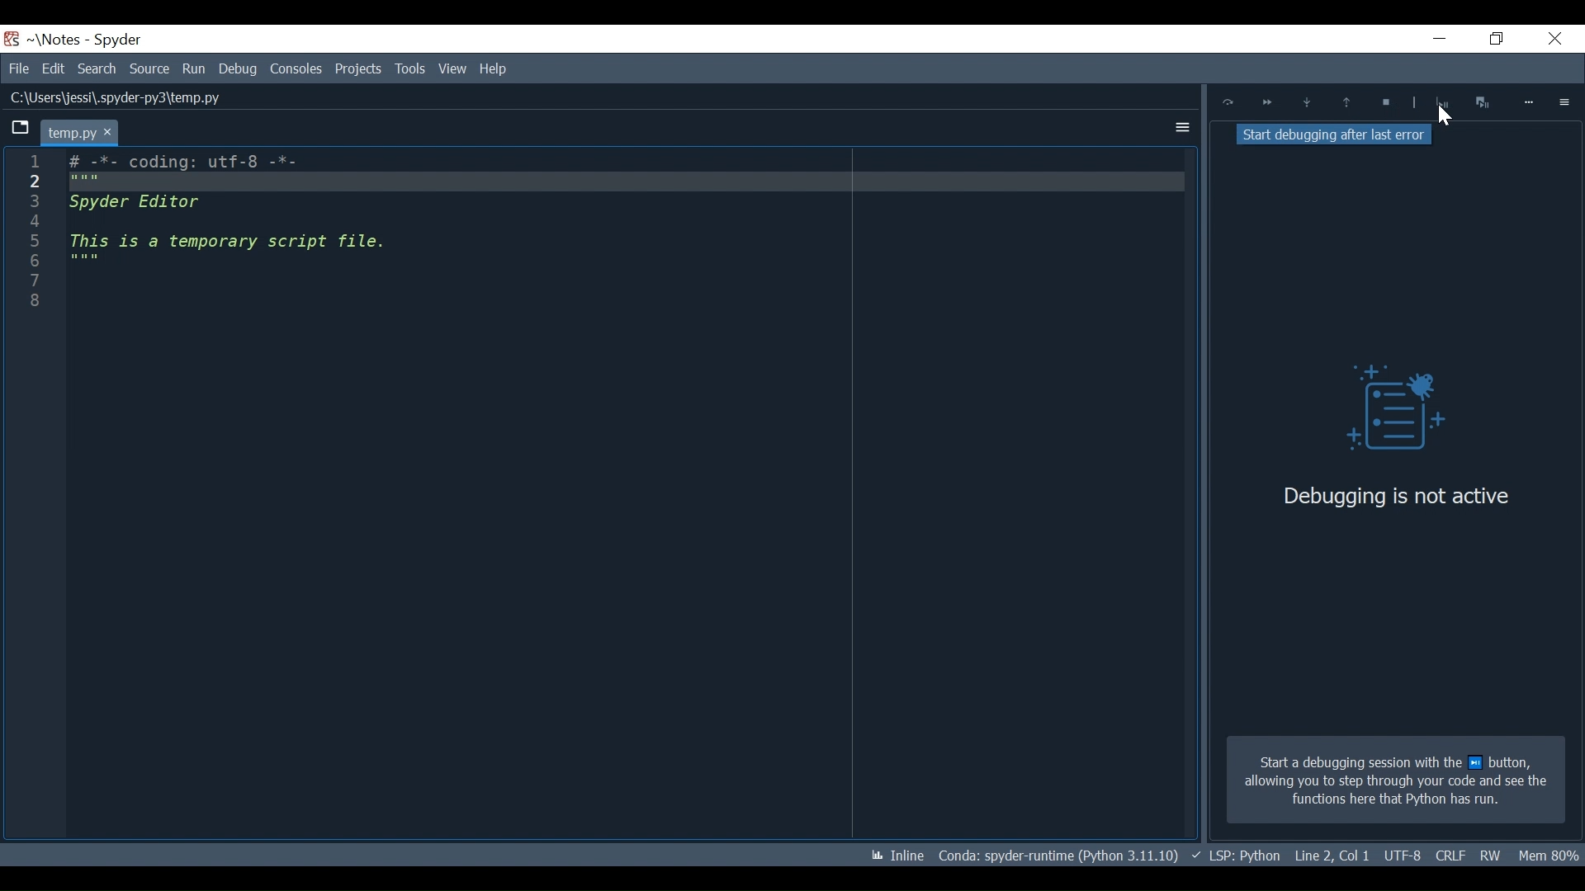  Describe the element at coordinates (119, 40) in the screenshot. I see `Spyder ` at that location.